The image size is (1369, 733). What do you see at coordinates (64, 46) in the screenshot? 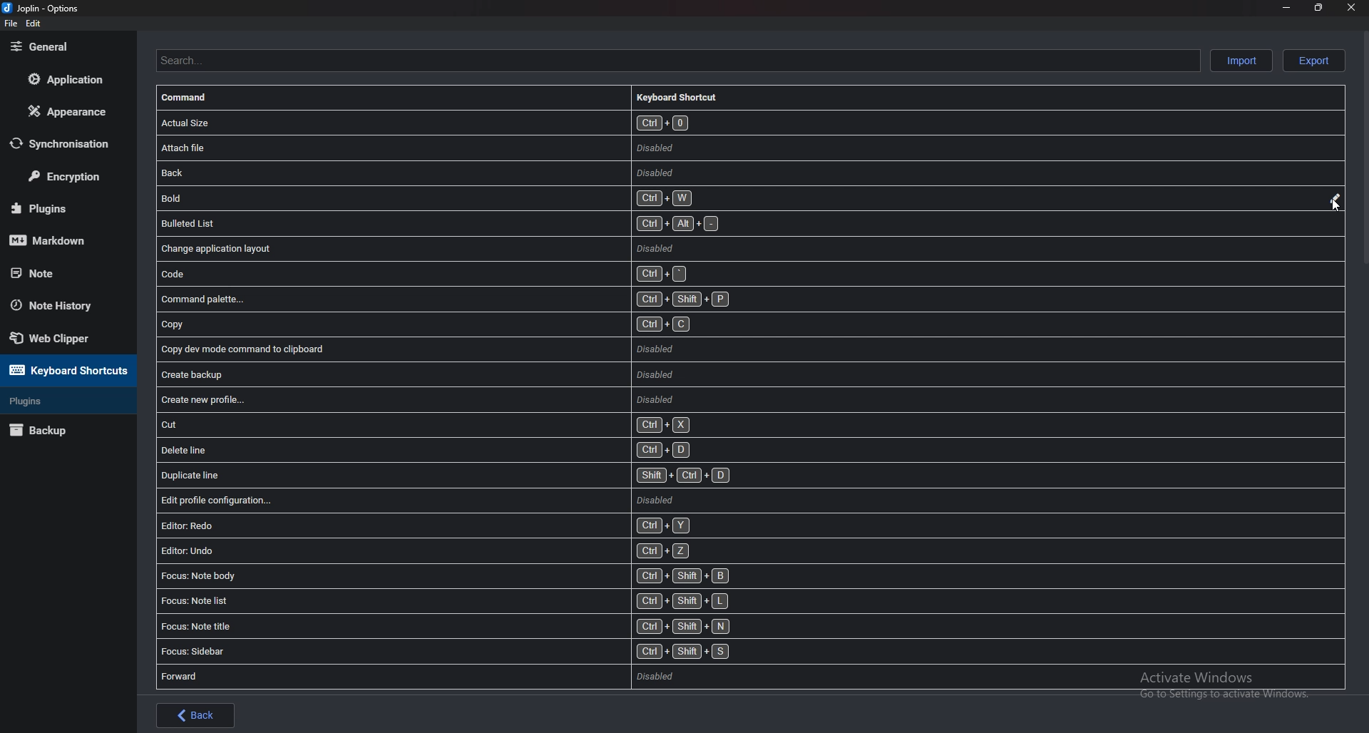
I see `general` at bounding box center [64, 46].